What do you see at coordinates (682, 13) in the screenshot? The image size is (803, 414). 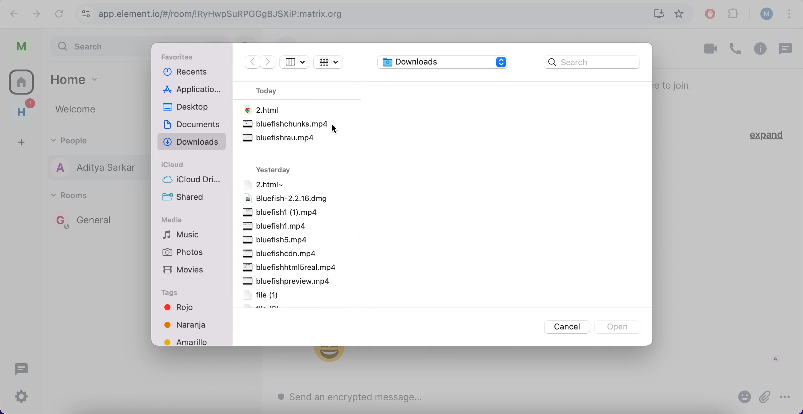 I see `favorites` at bounding box center [682, 13].